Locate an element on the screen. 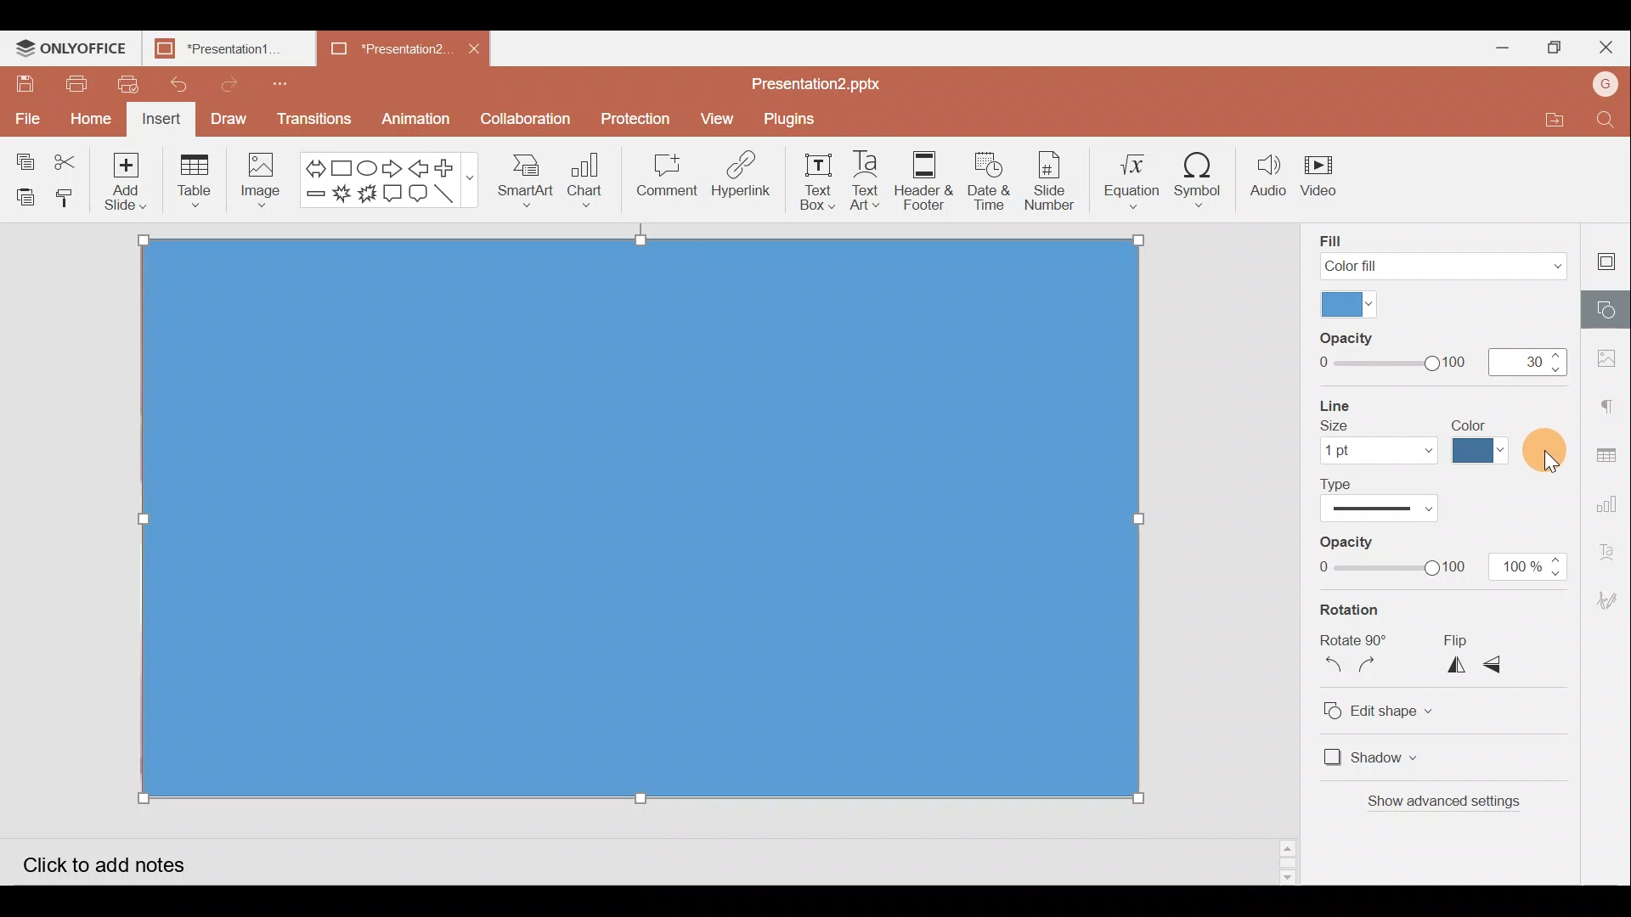 This screenshot has height=917, width=1631. Open file location is located at coordinates (1565, 119).